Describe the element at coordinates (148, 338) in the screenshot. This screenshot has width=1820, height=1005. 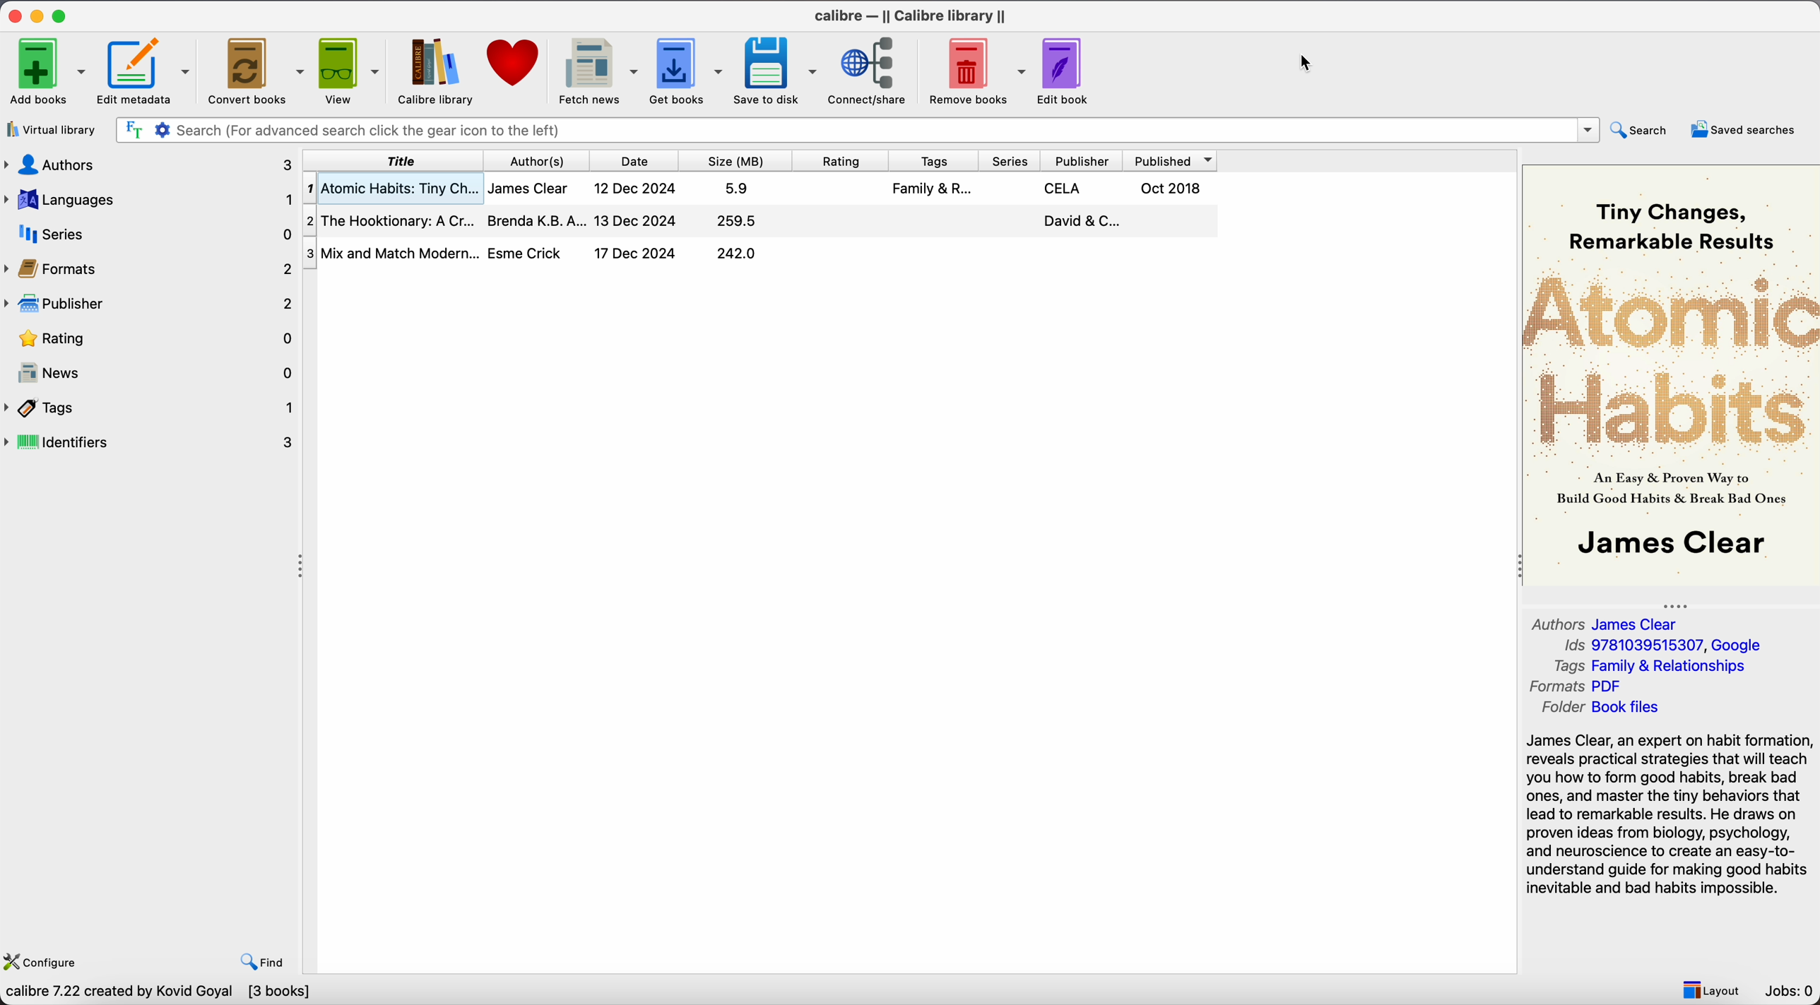
I see `rating` at that location.